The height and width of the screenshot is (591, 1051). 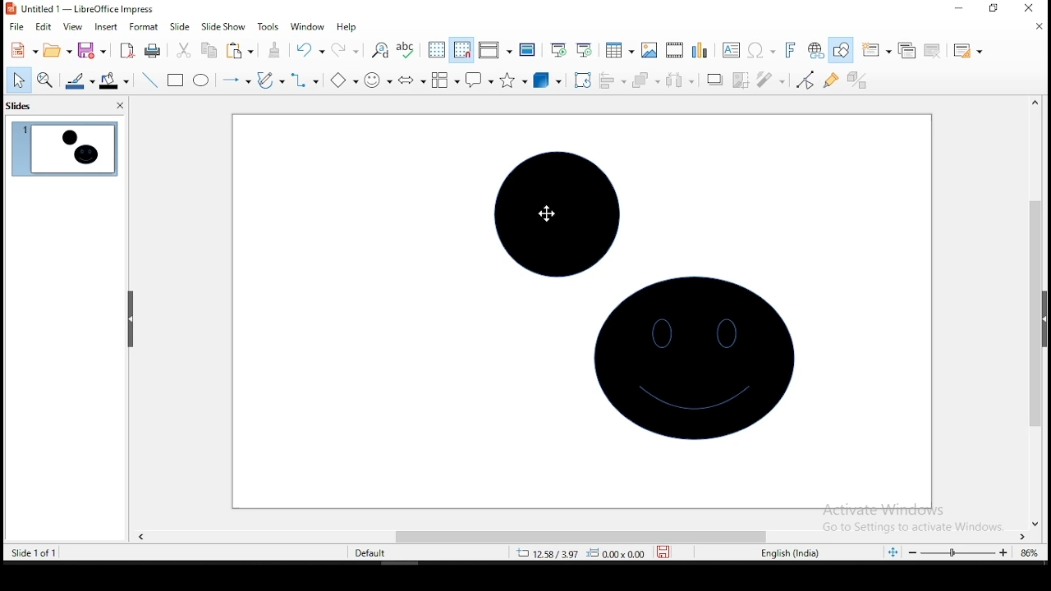 What do you see at coordinates (647, 51) in the screenshot?
I see `insert image` at bounding box center [647, 51].